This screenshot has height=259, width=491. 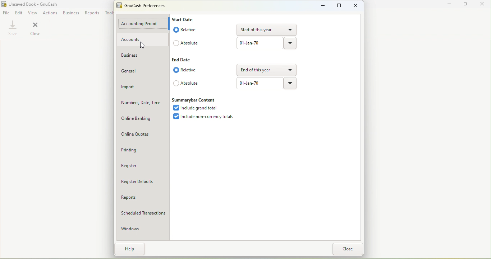 I want to click on Relative, so click(x=185, y=30).